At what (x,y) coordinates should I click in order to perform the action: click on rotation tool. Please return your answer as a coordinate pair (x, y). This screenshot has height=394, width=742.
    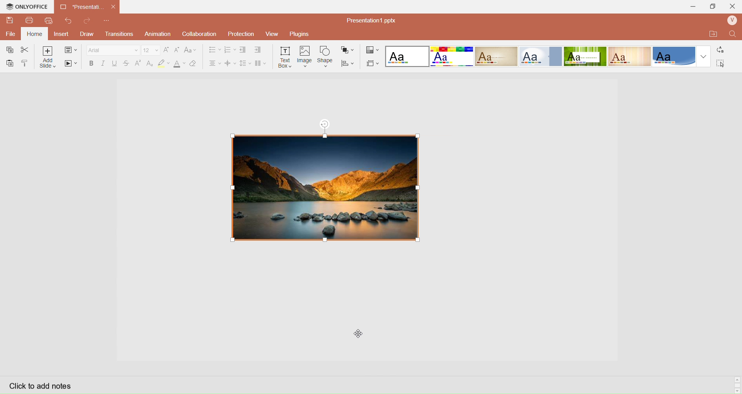
    Looking at the image, I should click on (325, 123).